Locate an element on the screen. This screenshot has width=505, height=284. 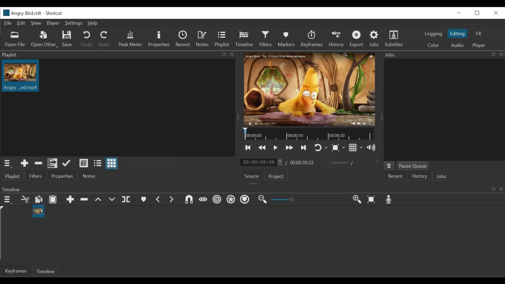
Append is located at coordinates (70, 200).